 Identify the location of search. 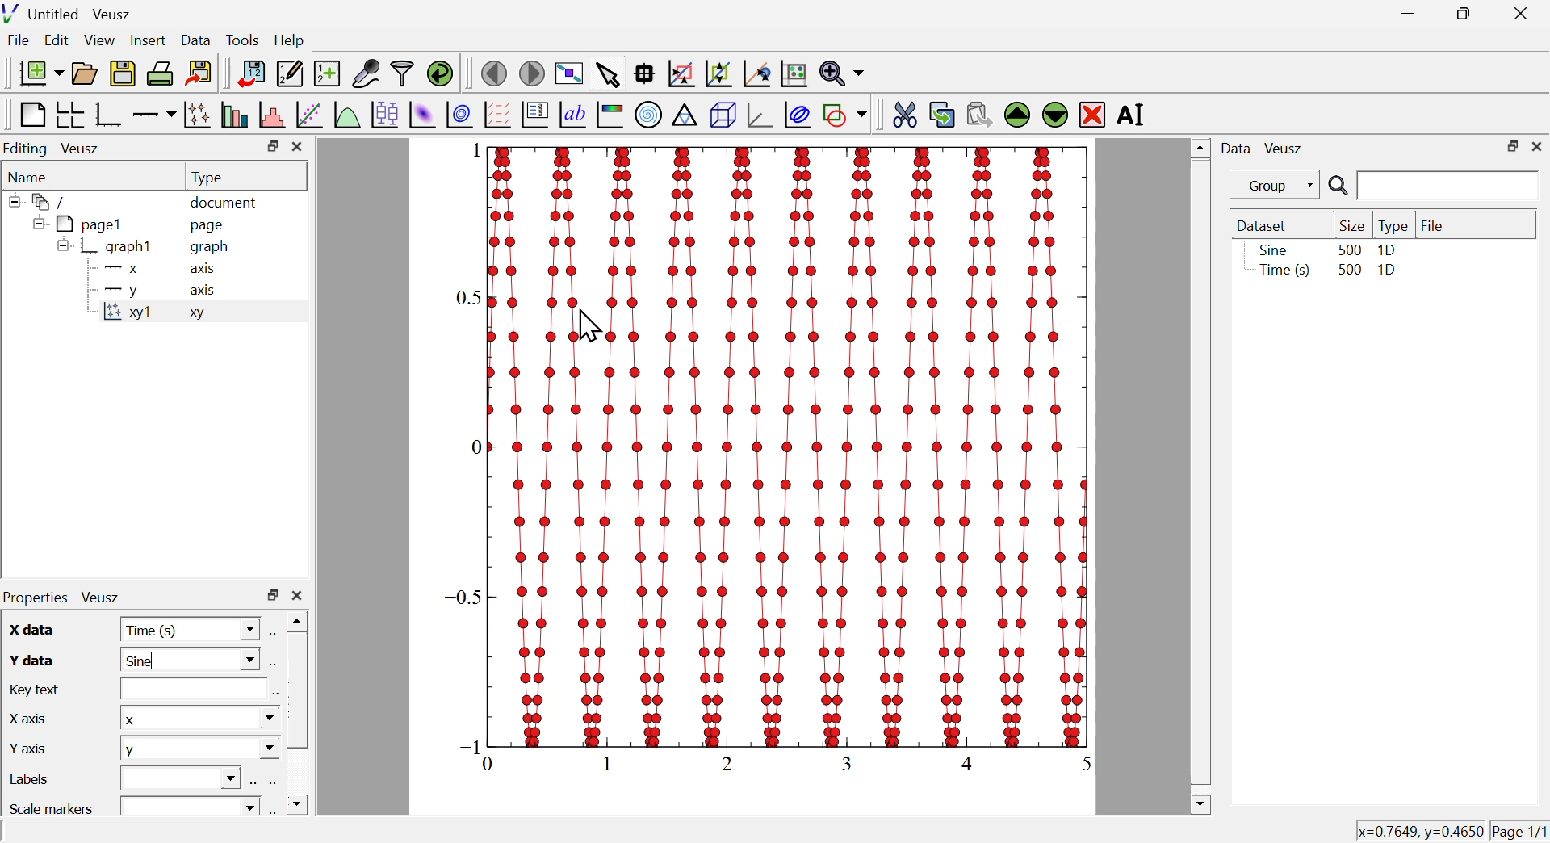
(1430, 187).